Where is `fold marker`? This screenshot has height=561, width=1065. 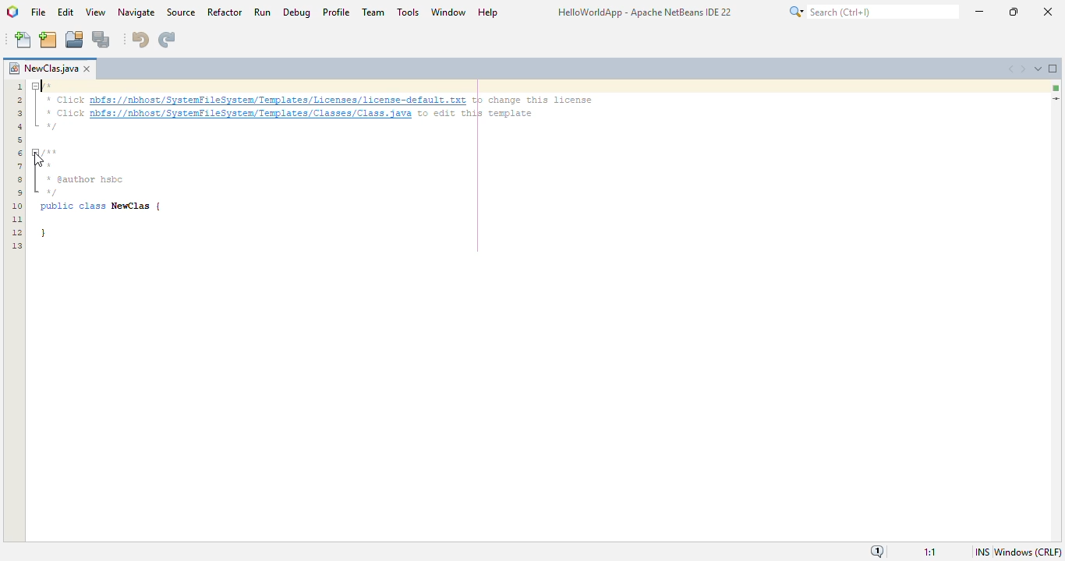
fold marker is located at coordinates (35, 104).